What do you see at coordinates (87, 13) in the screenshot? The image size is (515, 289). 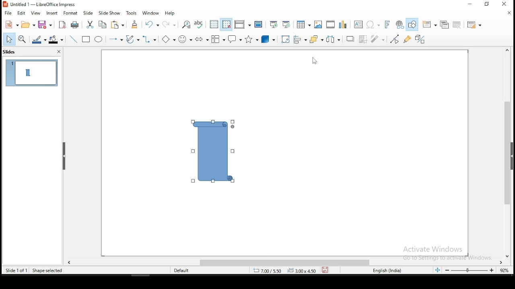 I see `slide` at bounding box center [87, 13].